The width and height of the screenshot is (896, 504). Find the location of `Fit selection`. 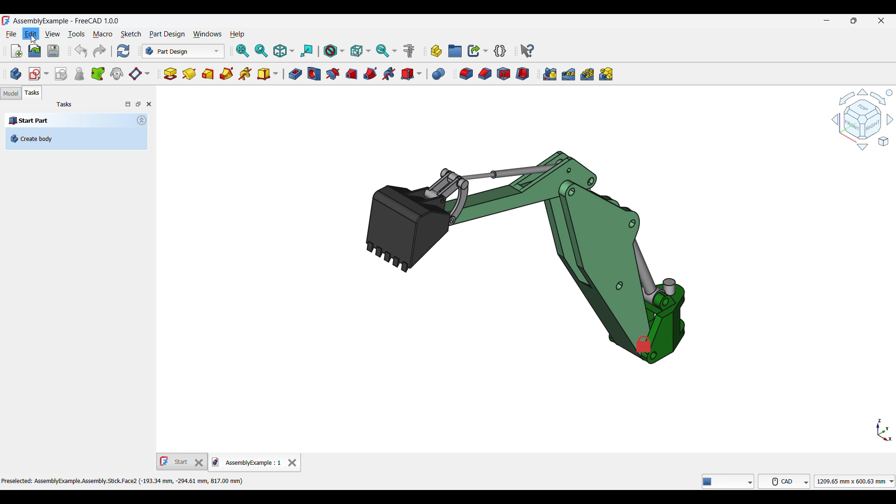

Fit selection is located at coordinates (261, 51).